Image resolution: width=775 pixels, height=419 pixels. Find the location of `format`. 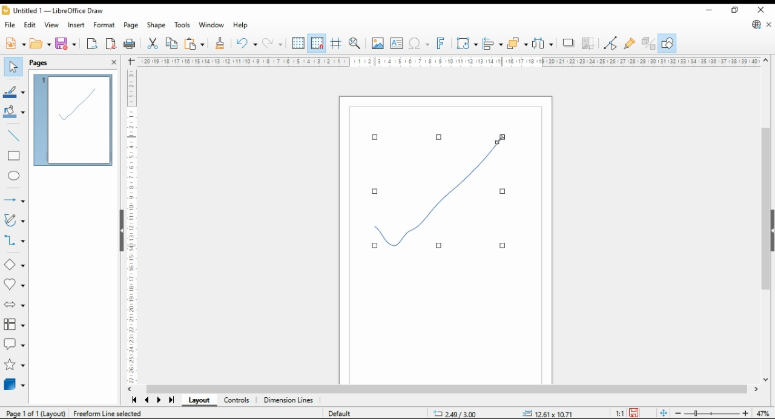

format is located at coordinates (104, 25).